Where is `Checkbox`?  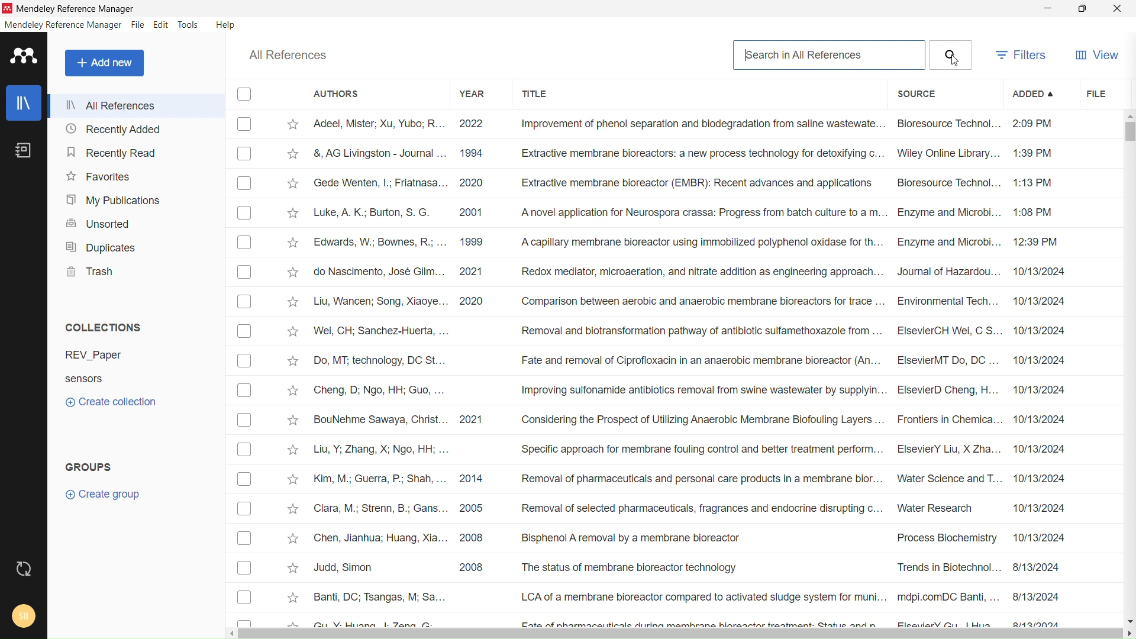
Checkbox is located at coordinates (245, 183).